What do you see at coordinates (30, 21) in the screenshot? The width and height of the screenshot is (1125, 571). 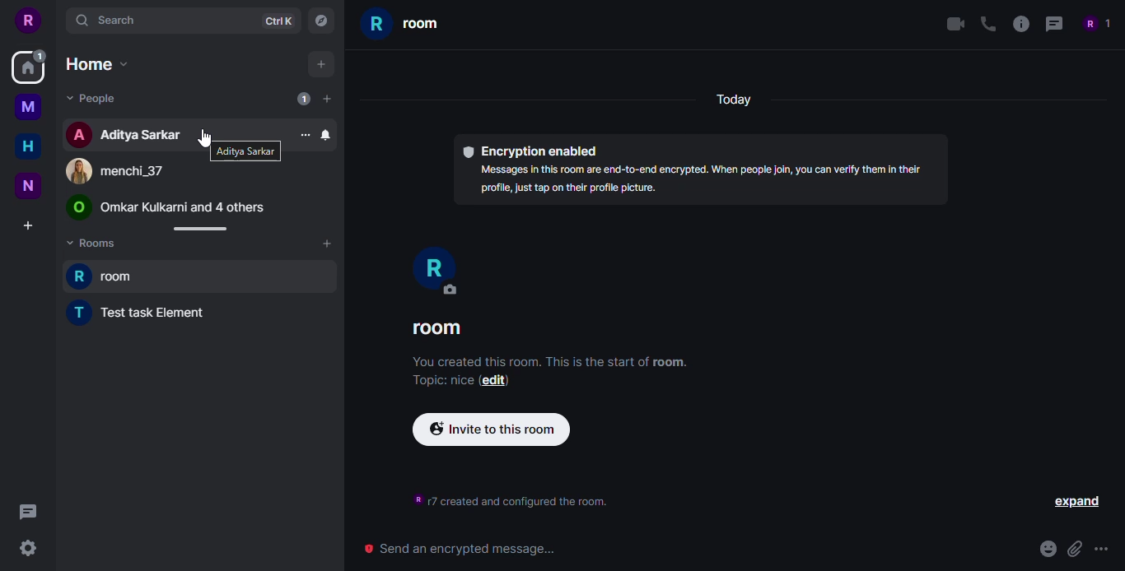 I see `profile` at bounding box center [30, 21].